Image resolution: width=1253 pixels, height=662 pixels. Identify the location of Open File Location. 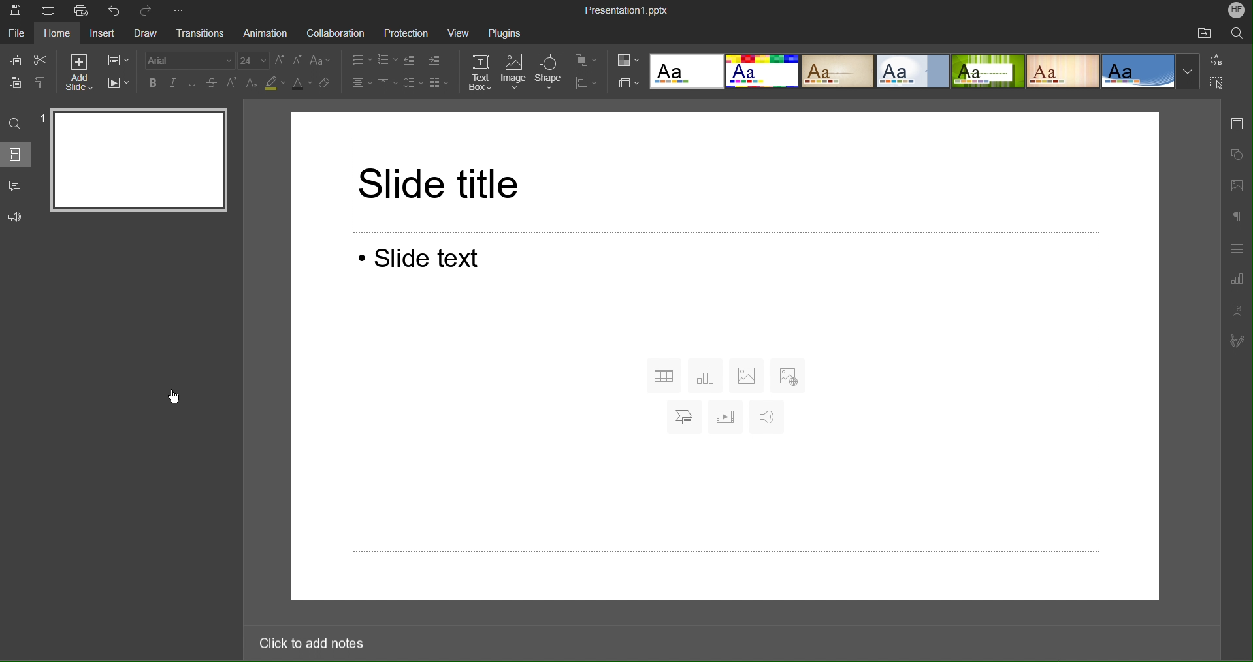
(1206, 33).